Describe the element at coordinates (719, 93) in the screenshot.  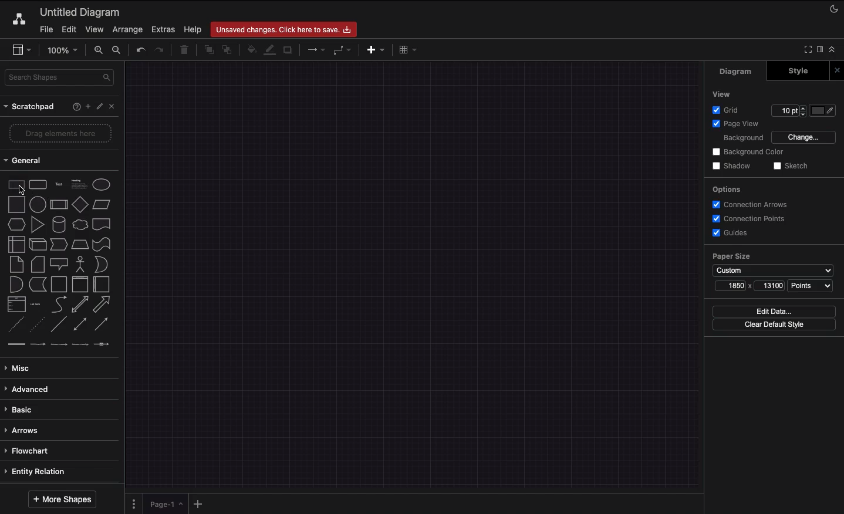
I see `View` at that location.